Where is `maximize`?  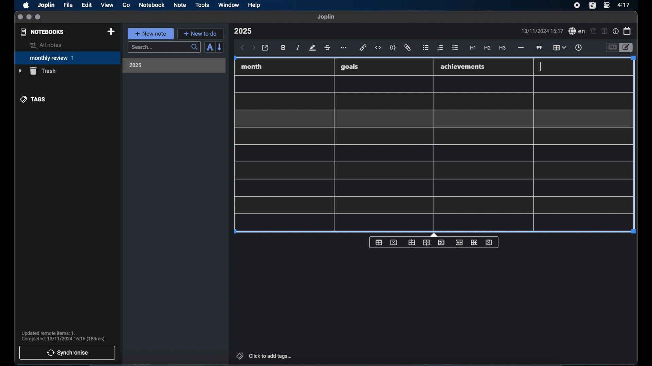 maximize is located at coordinates (38, 17).